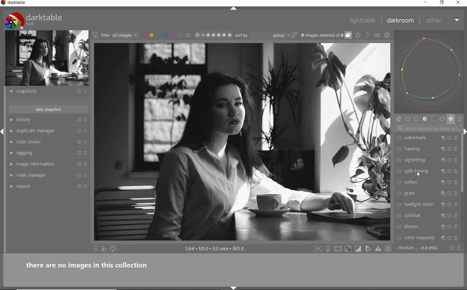 Image resolution: width=467 pixels, height=290 pixels. What do you see at coordinates (398, 182) in the screenshot?
I see `'soften' is switched off` at bounding box center [398, 182].